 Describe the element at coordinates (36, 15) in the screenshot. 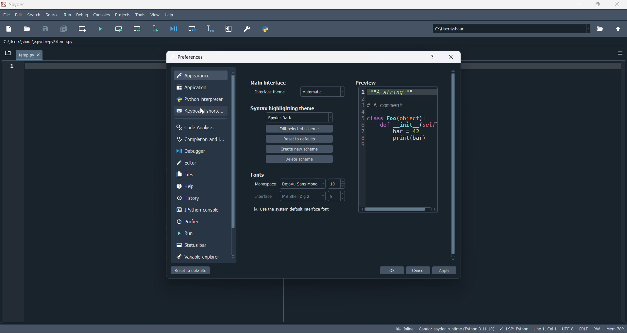

I see `search` at that location.